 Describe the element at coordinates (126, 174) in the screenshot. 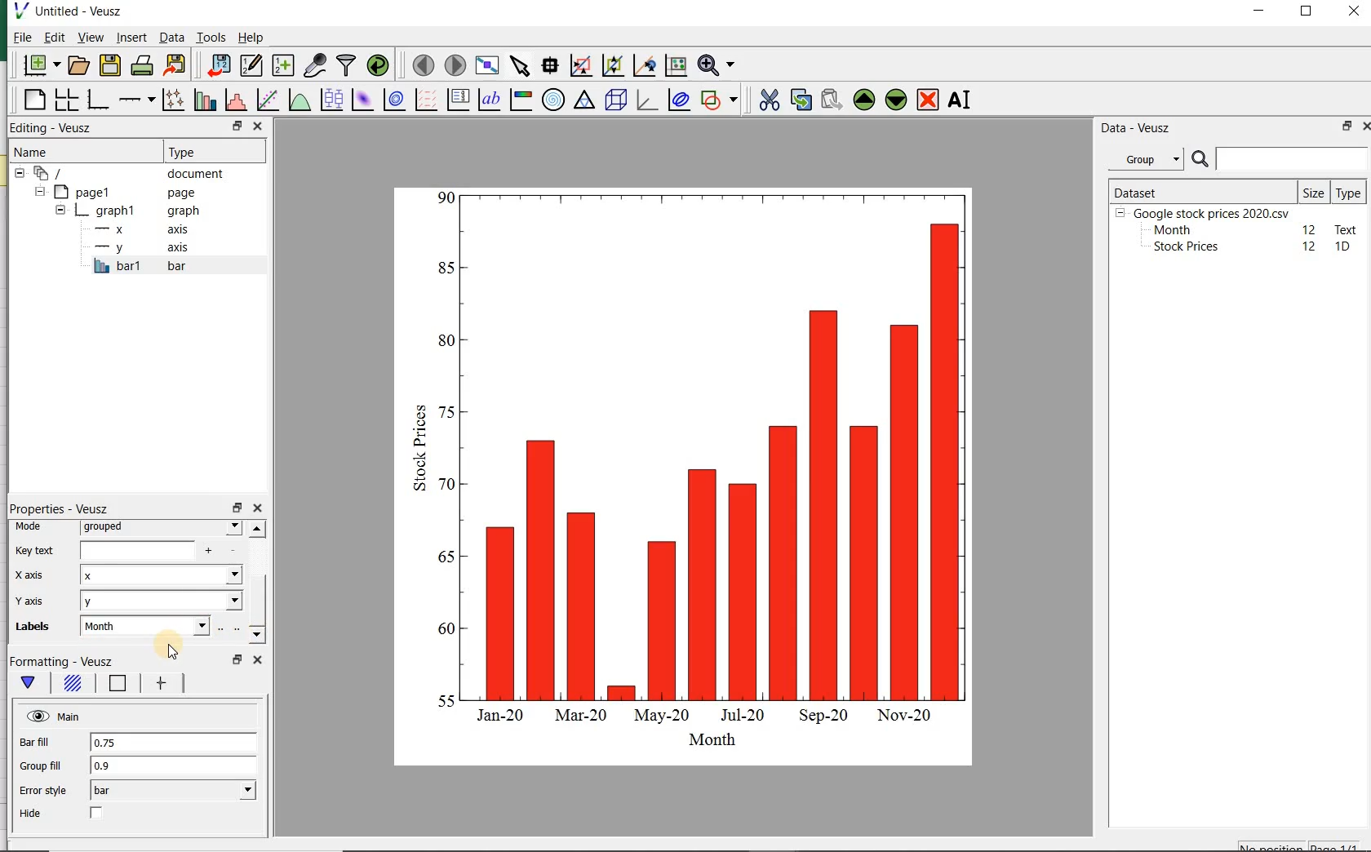

I see `document` at that location.